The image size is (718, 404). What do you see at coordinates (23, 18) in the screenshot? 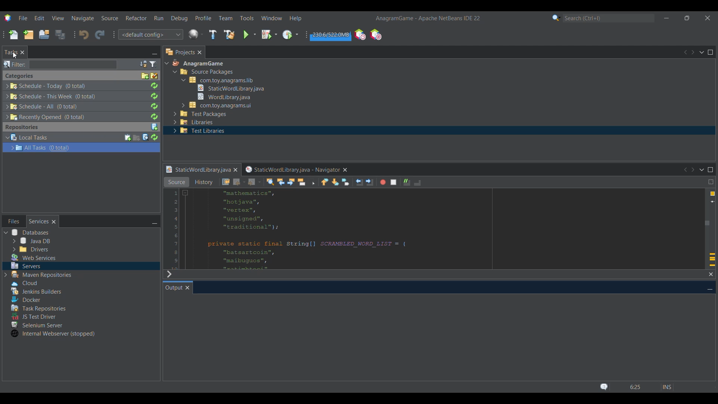
I see `File menu` at bounding box center [23, 18].